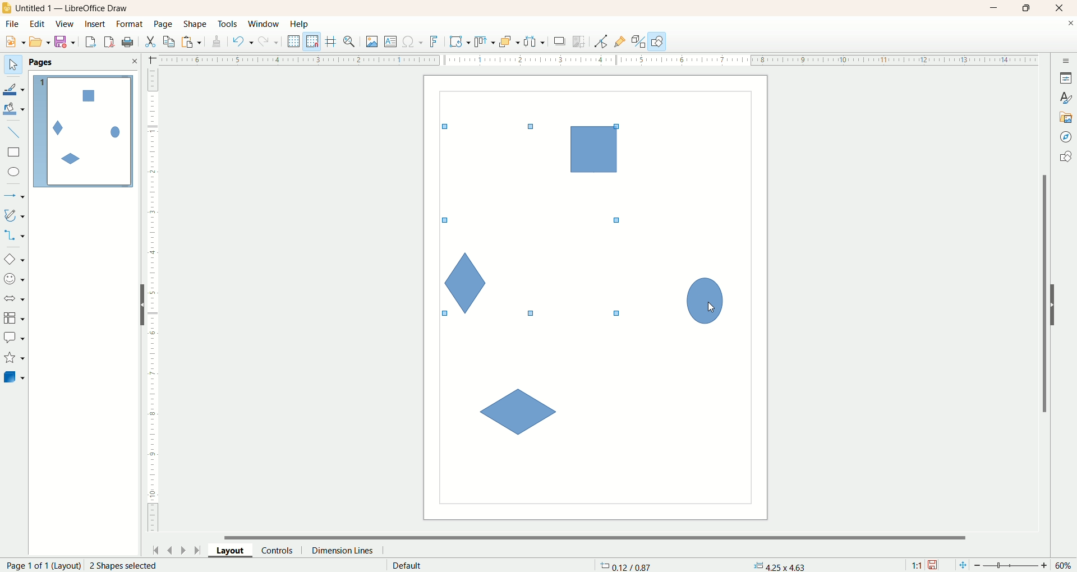 The image size is (1077, 572). I want to click on export, so click(90, 40).